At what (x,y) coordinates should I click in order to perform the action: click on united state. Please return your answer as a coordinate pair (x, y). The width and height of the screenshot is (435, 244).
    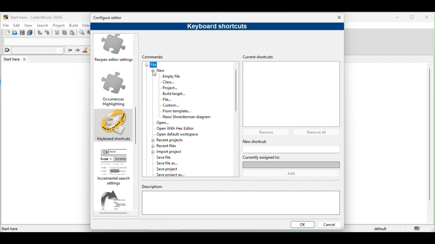
    Looking at the image, I should click on (419, 228).